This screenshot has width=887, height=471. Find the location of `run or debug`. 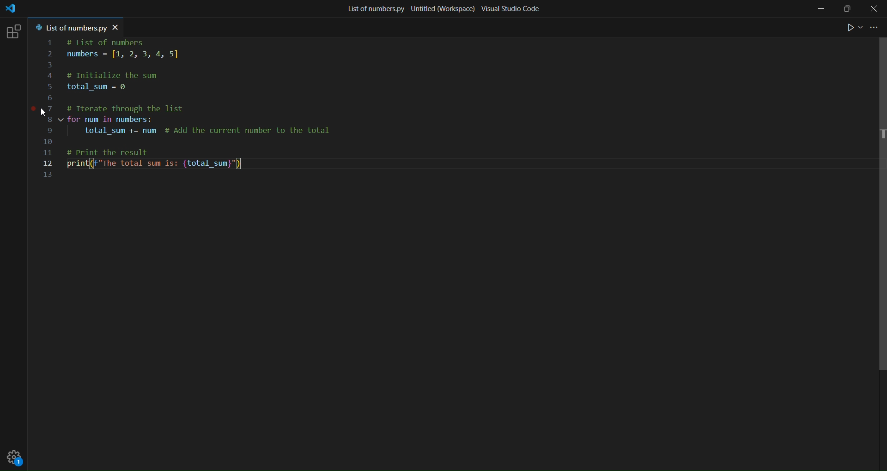

run or debug is located at coordinates (851, 29).